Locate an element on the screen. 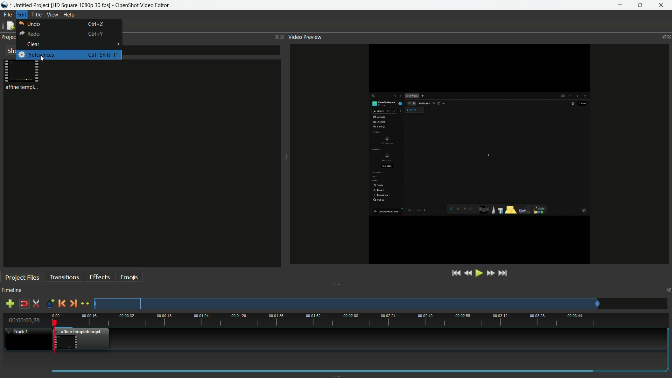 The image size is (672, 378). cursor is located at coordinates (42, 58).